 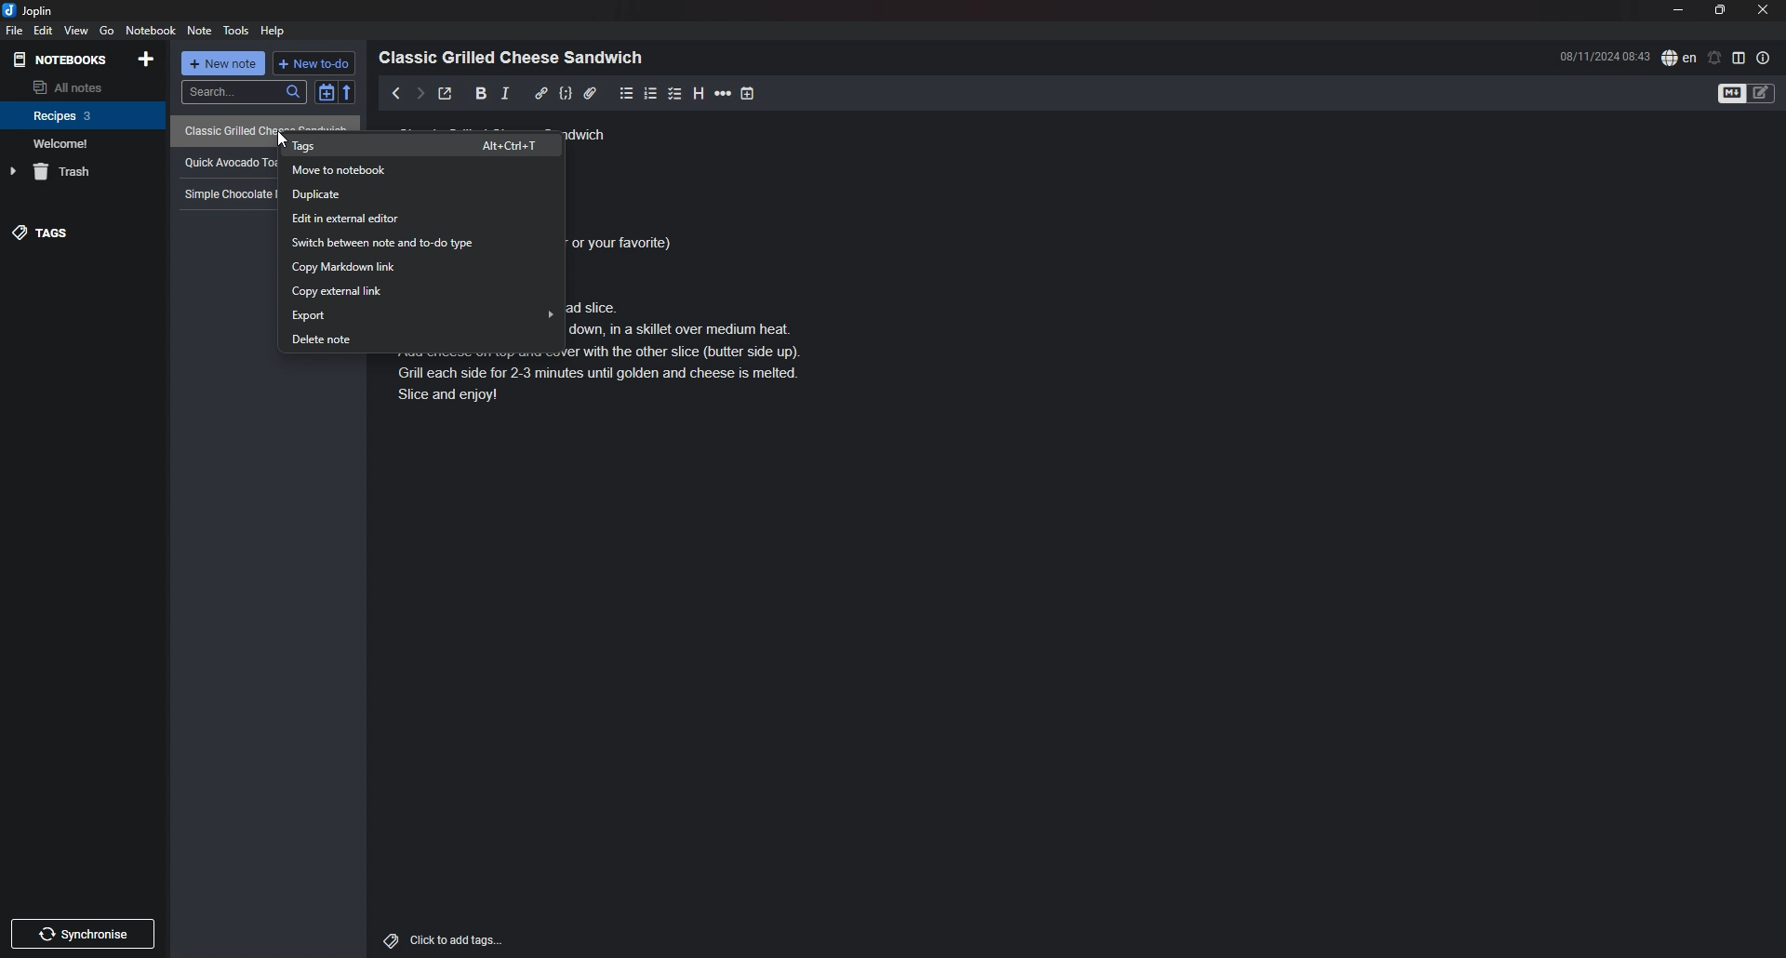 I want to click on tags, so click(x=81, y=233).